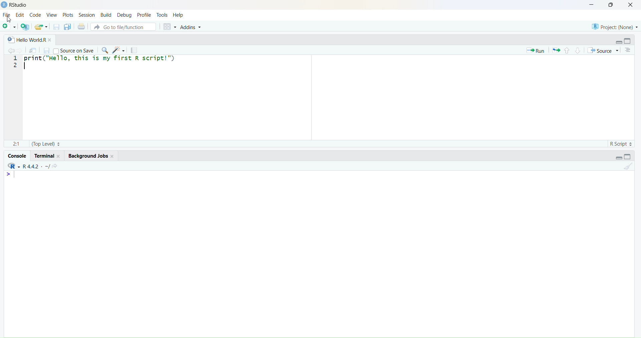 The height and width of the screenshot is (338, 641). Describe the element at coordinates (16, 63) in the screenshot. I see `1 2` at that location.